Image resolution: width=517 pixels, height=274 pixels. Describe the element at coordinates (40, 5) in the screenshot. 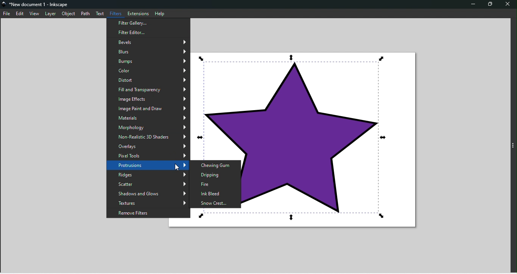

I see `*New document 1 - Inkscape` at that location.